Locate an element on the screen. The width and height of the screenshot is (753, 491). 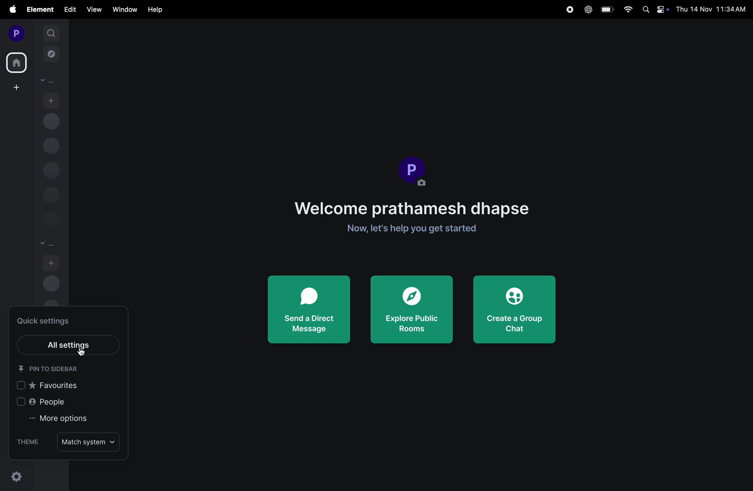
all settings is located at coordinates (67, 343).